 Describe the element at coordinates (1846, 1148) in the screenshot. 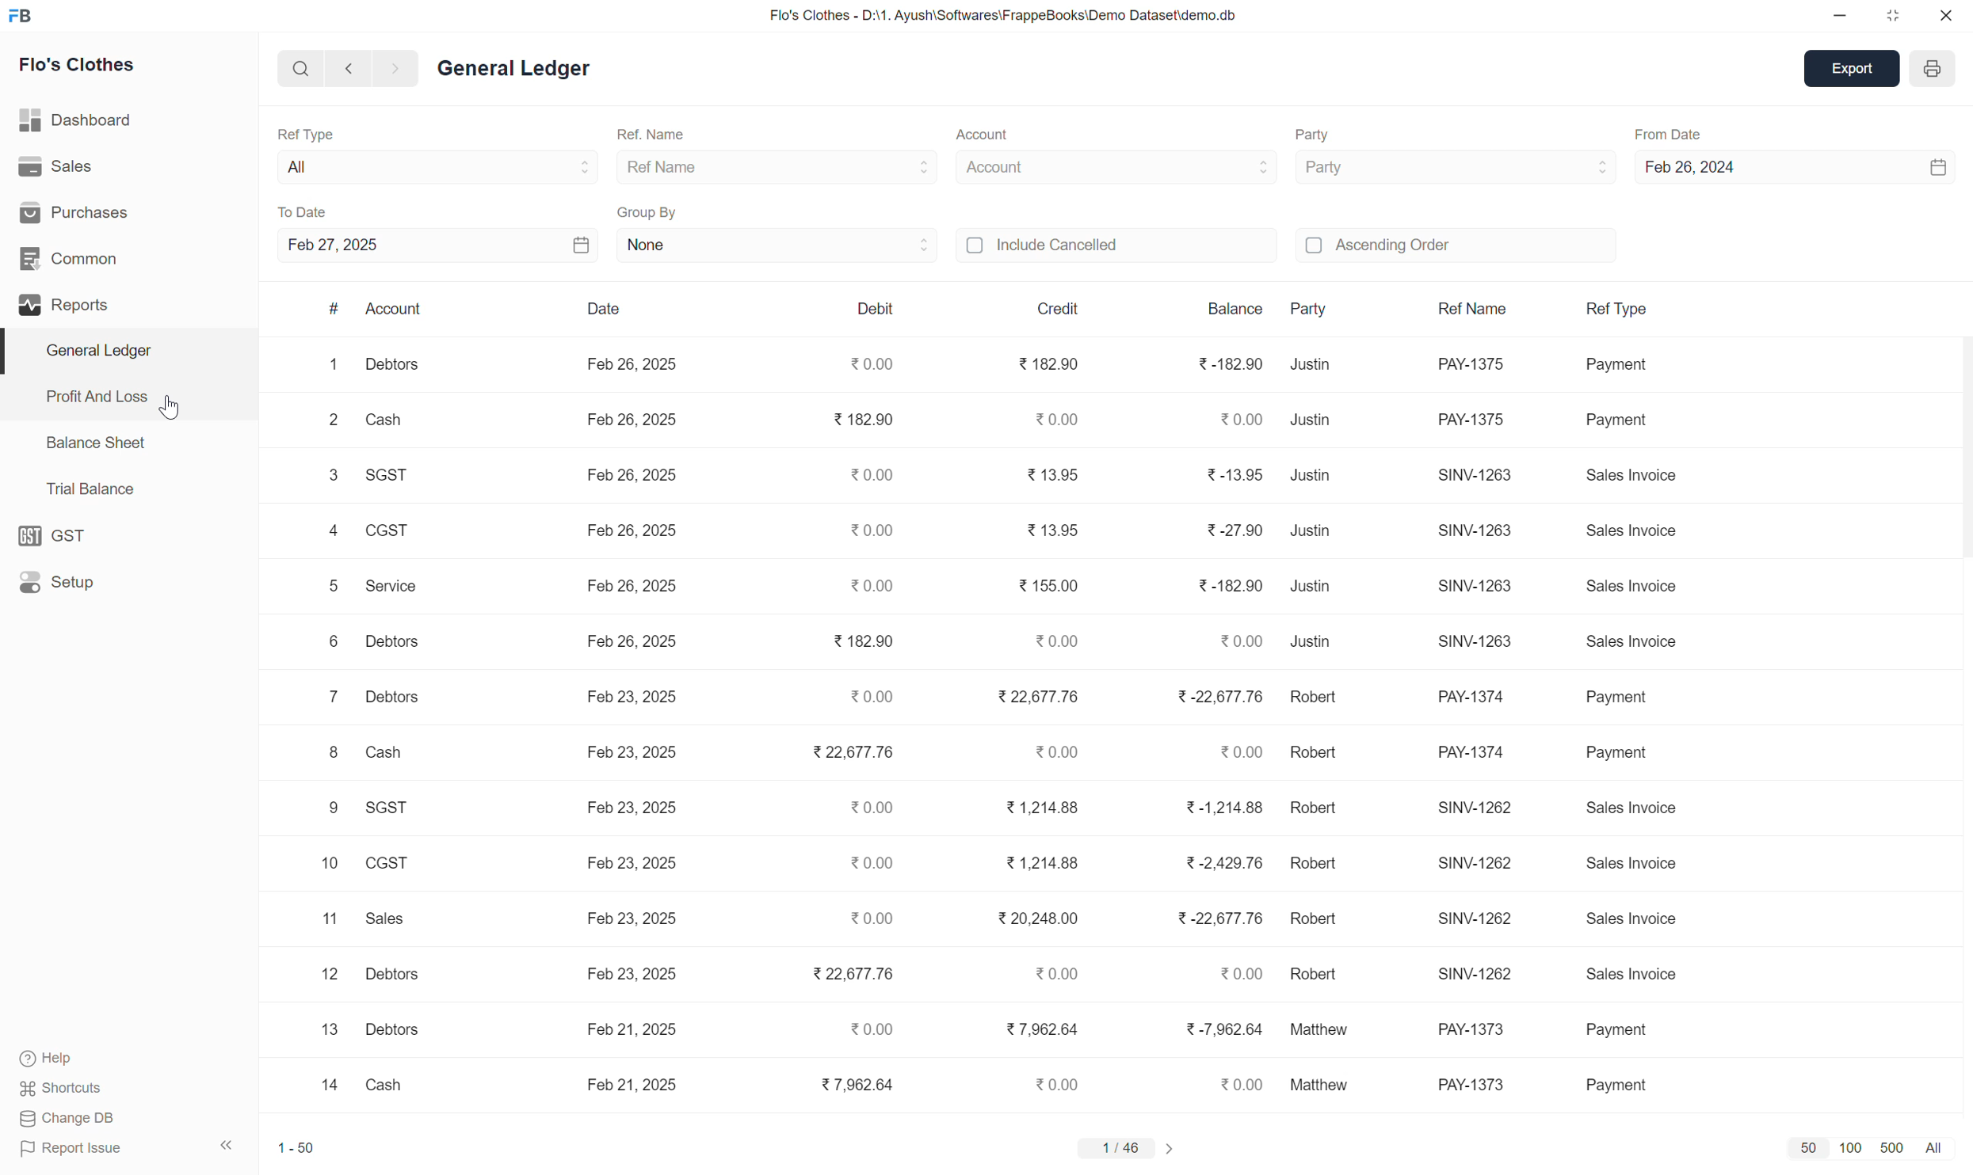

I see `100` at that location.